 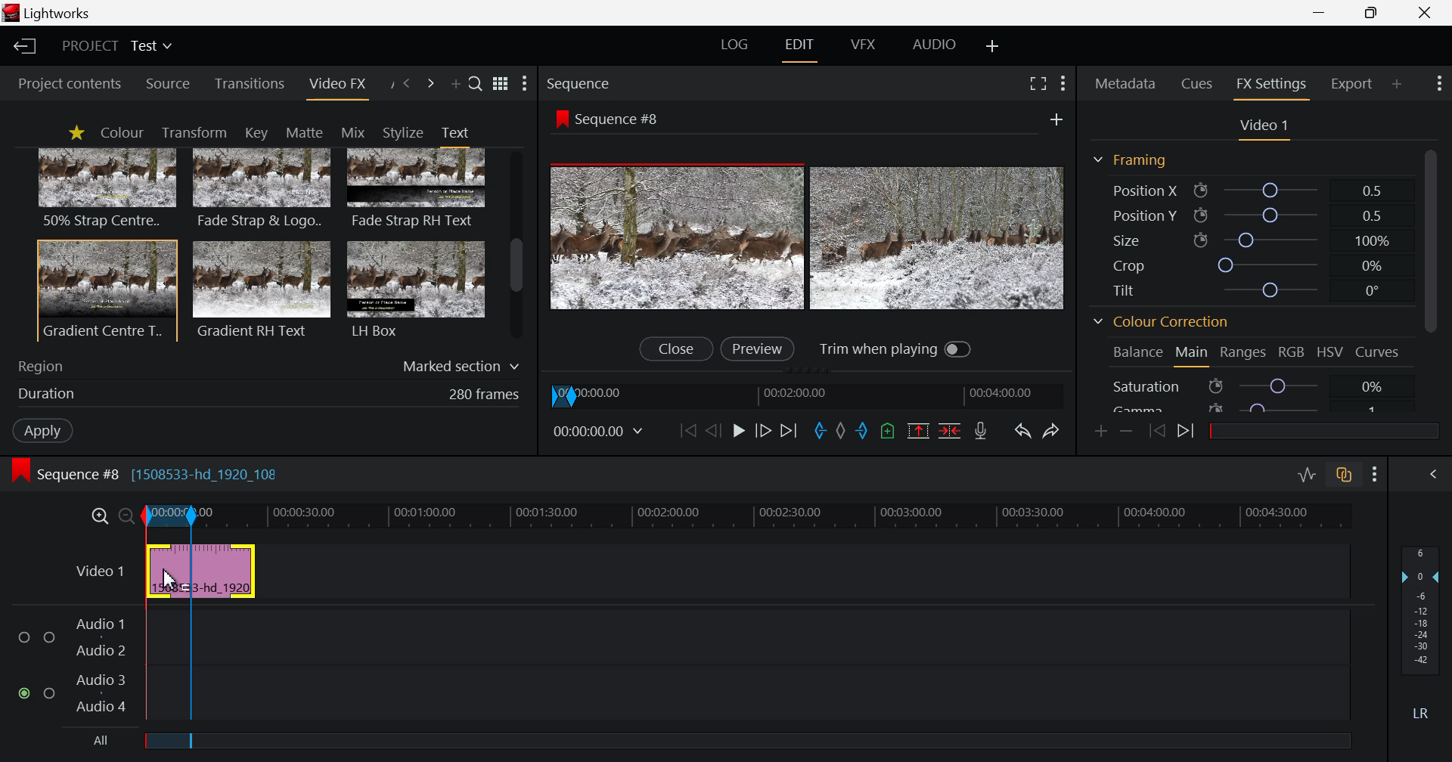 What do you see at coordinates (403, 132) in the screenshot?
I see `Stylize` at bounding box center [403, 132].